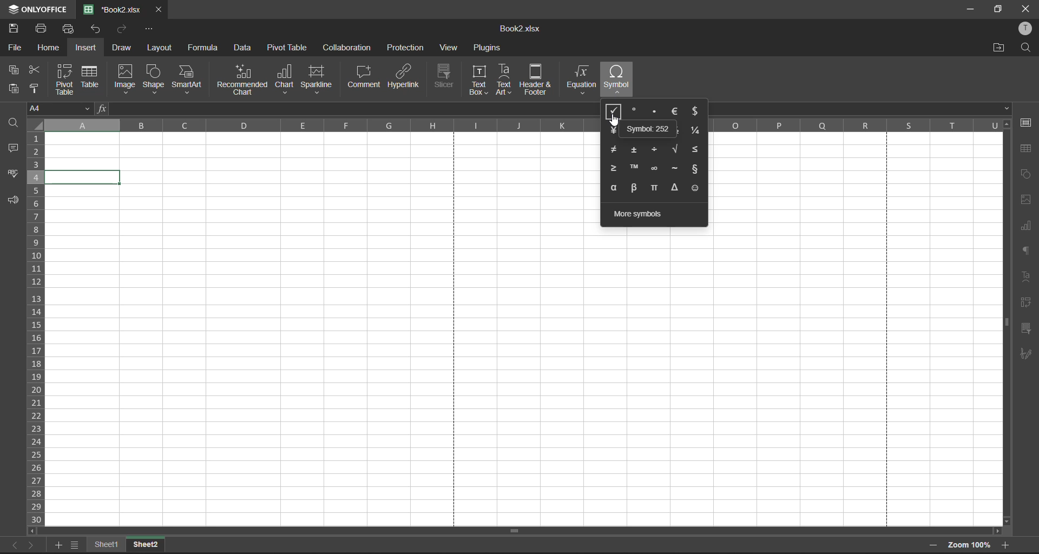  Describe the element at coordinates (1025, 174) in the screenshot. I see `shapes` at that location.